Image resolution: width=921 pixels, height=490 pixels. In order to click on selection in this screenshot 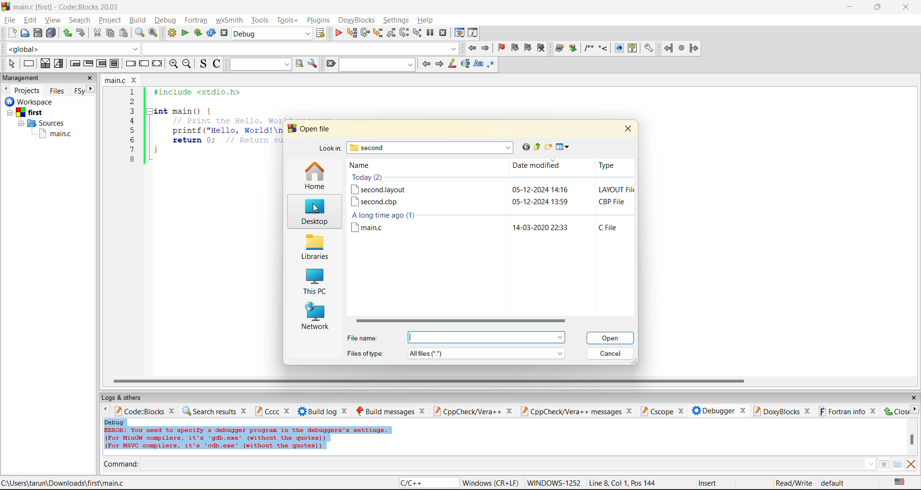, I will do `click(59, 64)`.